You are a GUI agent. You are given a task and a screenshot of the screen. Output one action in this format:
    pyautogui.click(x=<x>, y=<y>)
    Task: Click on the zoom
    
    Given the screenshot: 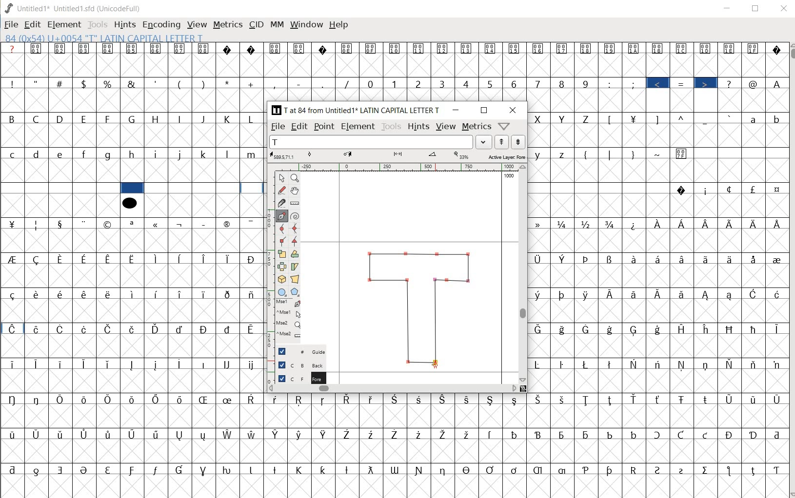 What is the action you would take?
    pyautogui.click(x=296, y=177)
    